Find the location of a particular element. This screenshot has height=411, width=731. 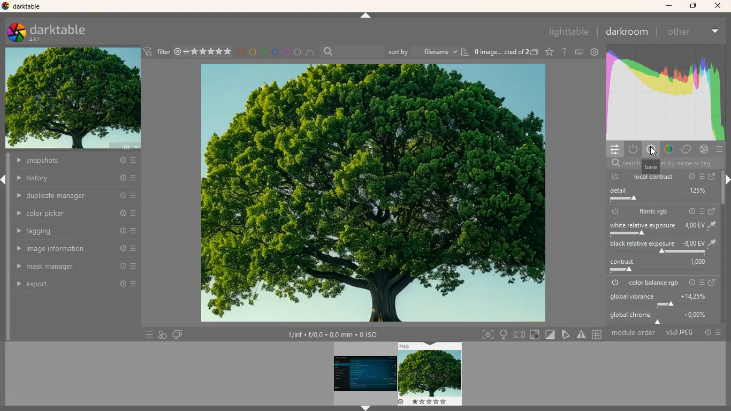

history is located at coordinates (77, 178).